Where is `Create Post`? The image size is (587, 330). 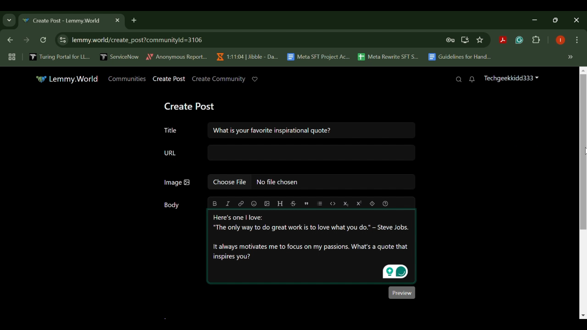 Create Post is located at coordinates (169, 79).